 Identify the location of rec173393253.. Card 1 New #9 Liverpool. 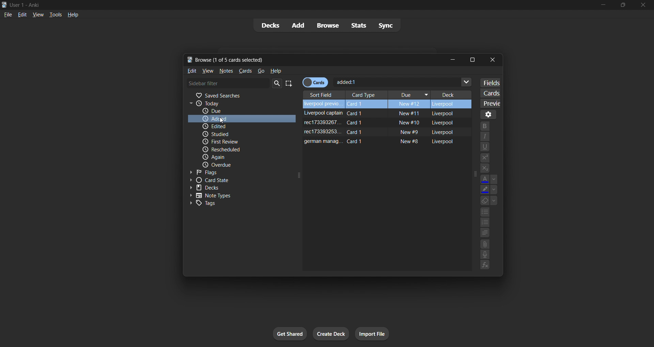
(380, 133).